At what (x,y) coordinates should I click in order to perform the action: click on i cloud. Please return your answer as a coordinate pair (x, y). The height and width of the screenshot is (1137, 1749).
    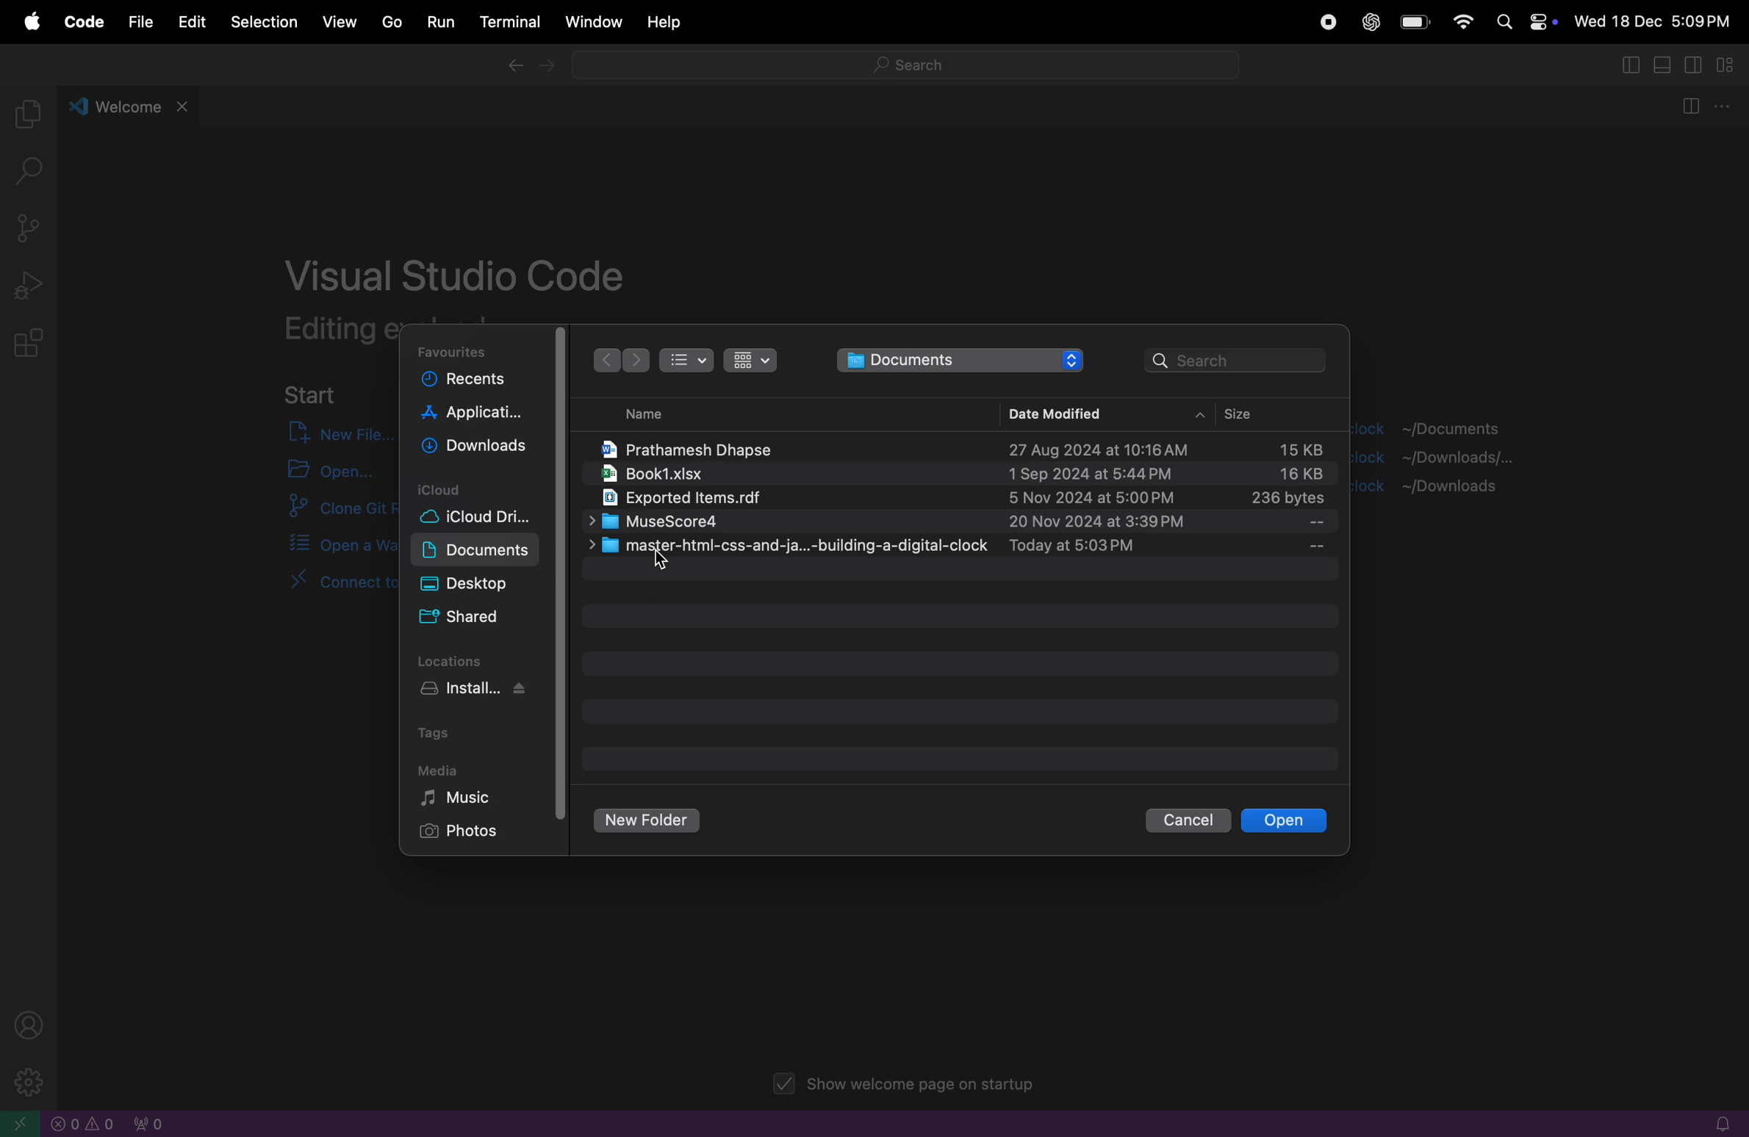
    Looking at the image, I should click on (478, 488).